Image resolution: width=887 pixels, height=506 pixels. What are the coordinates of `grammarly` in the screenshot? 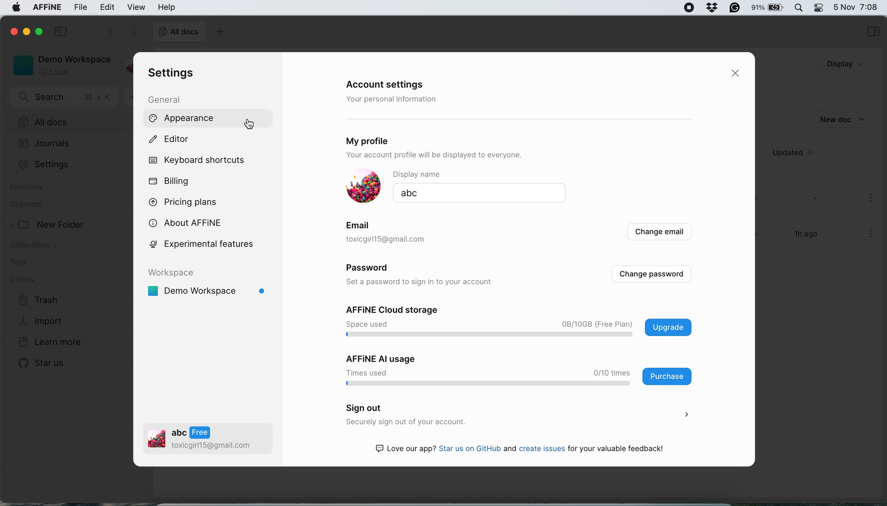 It's located at (735, 8).